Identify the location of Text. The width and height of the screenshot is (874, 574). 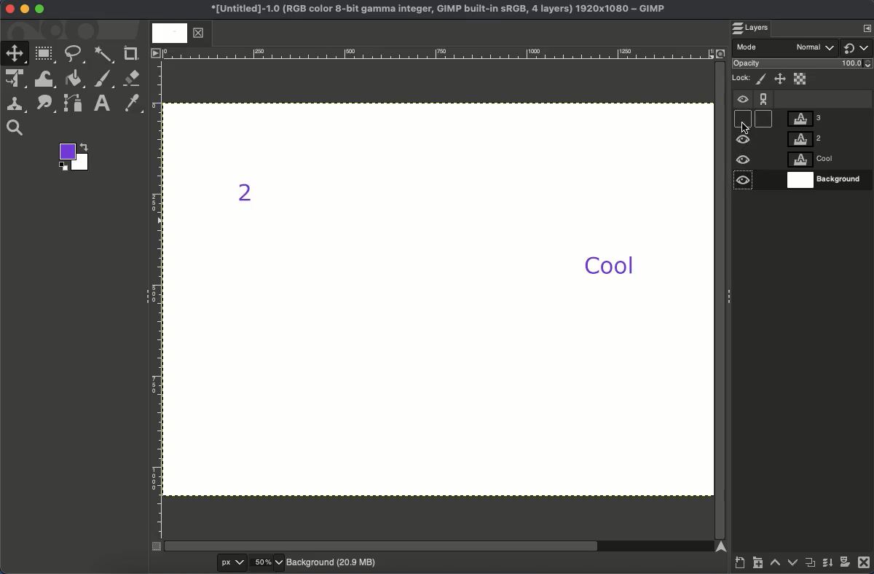
(103, 103).